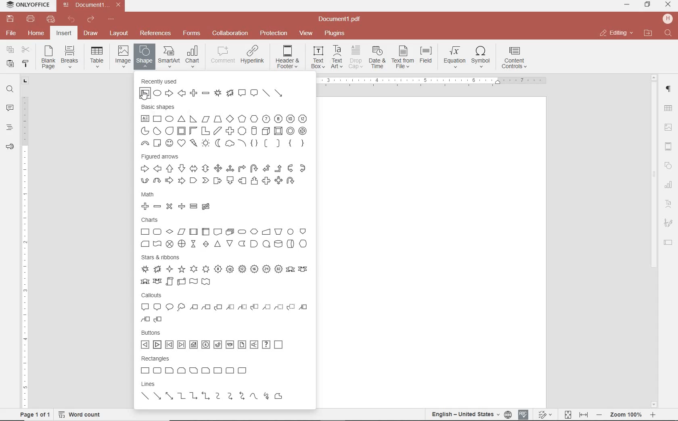  Describe the element at coordinates (25, 50) in the screenshot. I see `cut` at that location.